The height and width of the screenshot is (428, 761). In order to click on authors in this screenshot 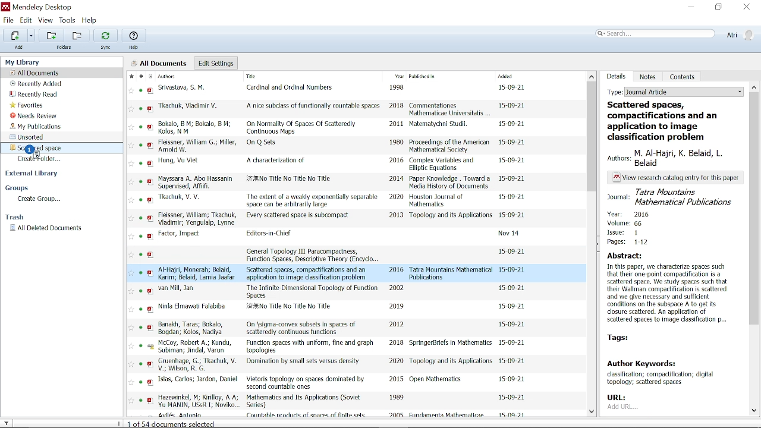, I will do `click(196, 144)`.